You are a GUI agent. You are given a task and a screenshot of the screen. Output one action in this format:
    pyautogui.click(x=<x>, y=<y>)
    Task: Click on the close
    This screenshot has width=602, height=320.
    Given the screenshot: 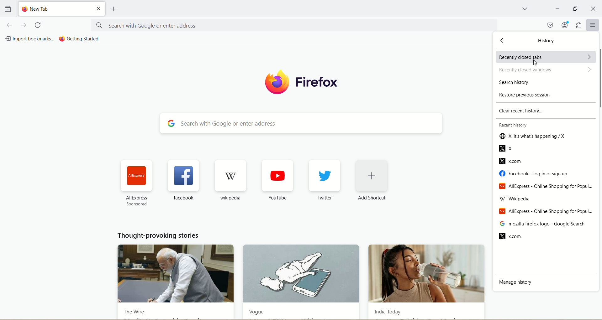 What is the action you would take?
    pyautogui.click(x=593, y=8)
    